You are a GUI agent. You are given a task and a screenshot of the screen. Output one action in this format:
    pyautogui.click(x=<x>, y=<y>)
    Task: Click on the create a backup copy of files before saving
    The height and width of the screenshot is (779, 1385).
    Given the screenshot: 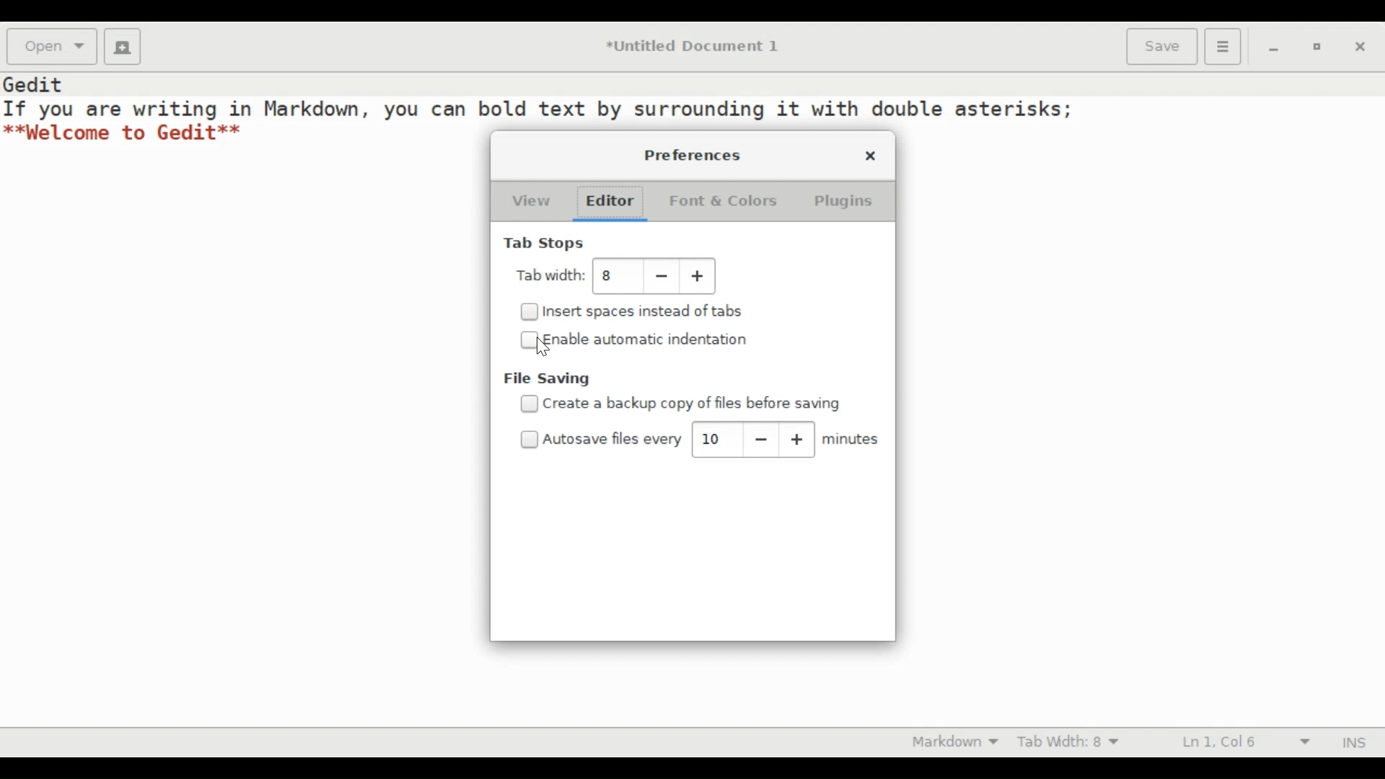 What is the action you would take?
    pyautogui.click(x=700, y=404)
    